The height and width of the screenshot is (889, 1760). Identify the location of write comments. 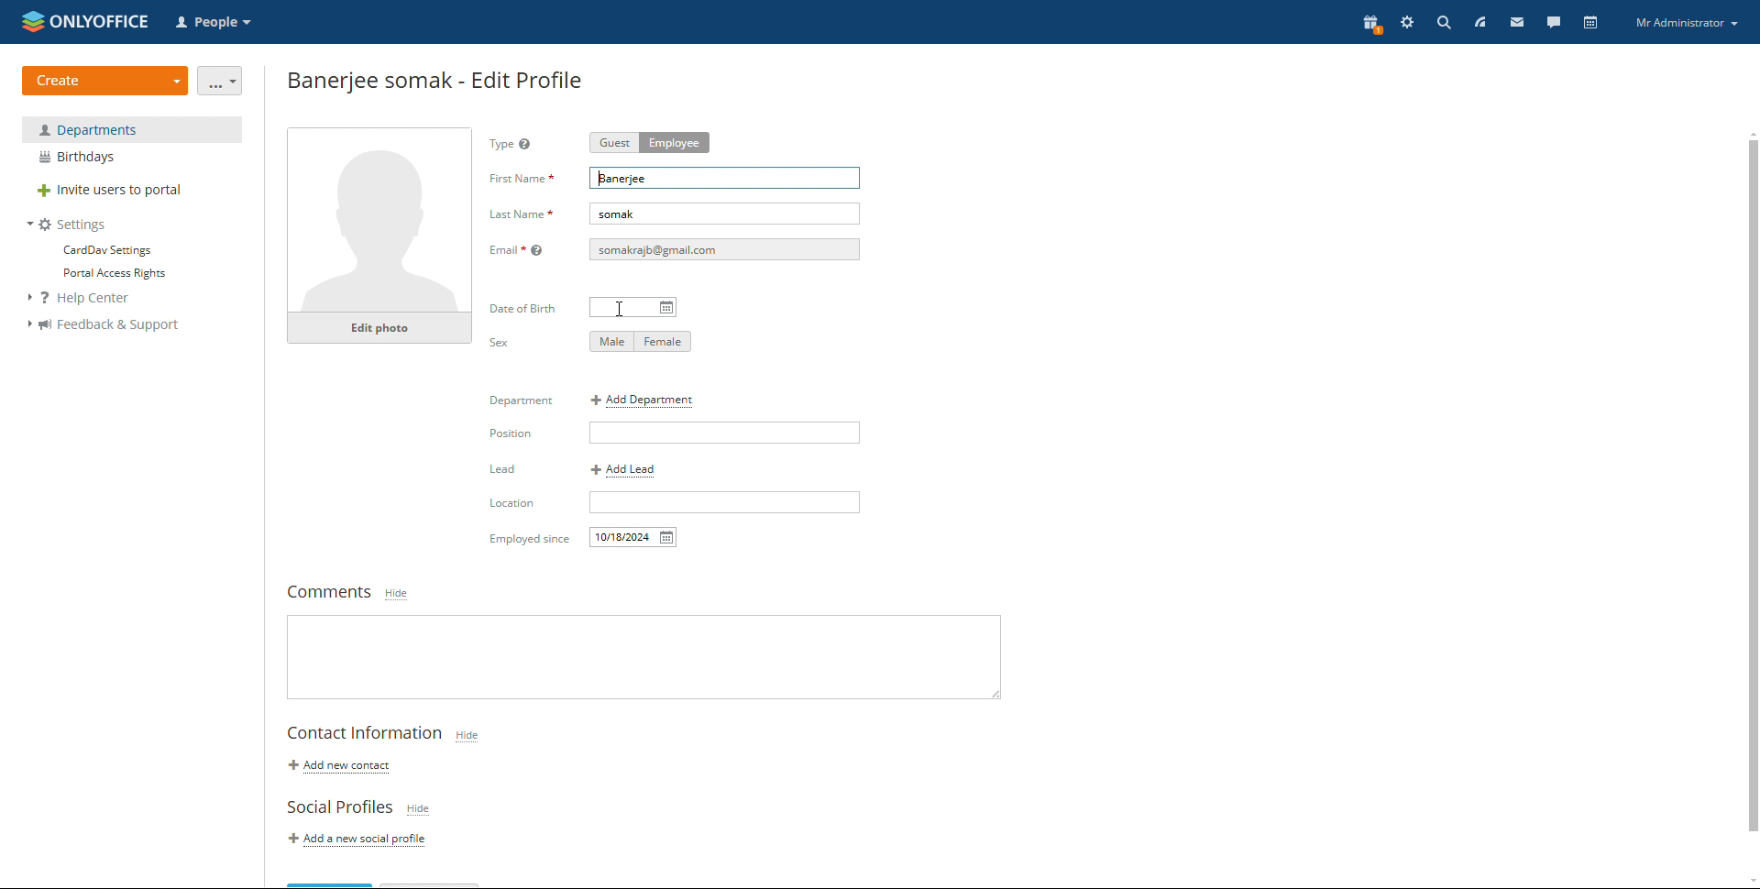
(643, 657).